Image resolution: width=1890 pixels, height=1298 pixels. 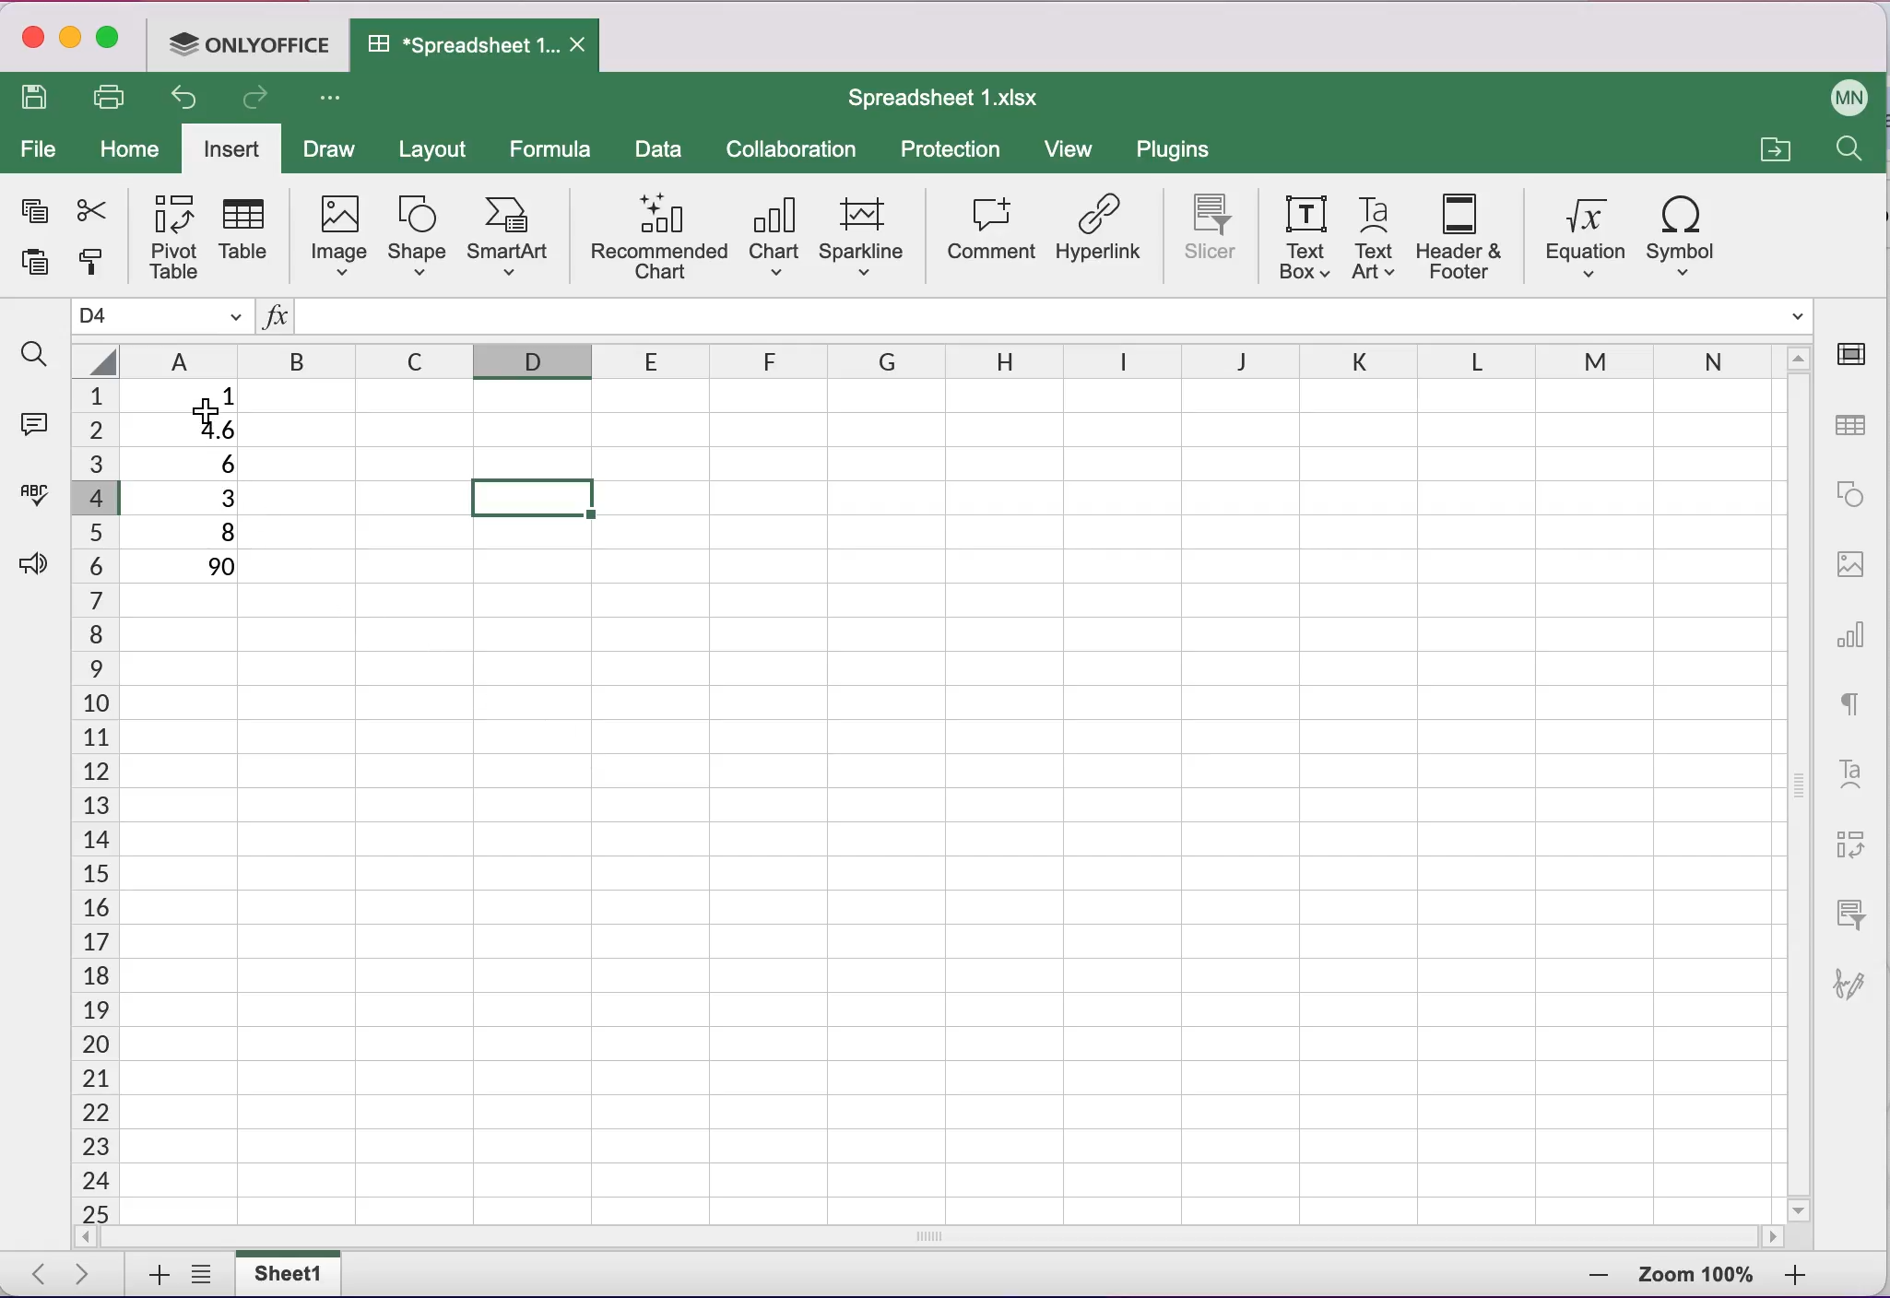 What do you see at coordinates (1849, 778) in the screenshot?
I see `text art` at bounding box center [1849, 778].